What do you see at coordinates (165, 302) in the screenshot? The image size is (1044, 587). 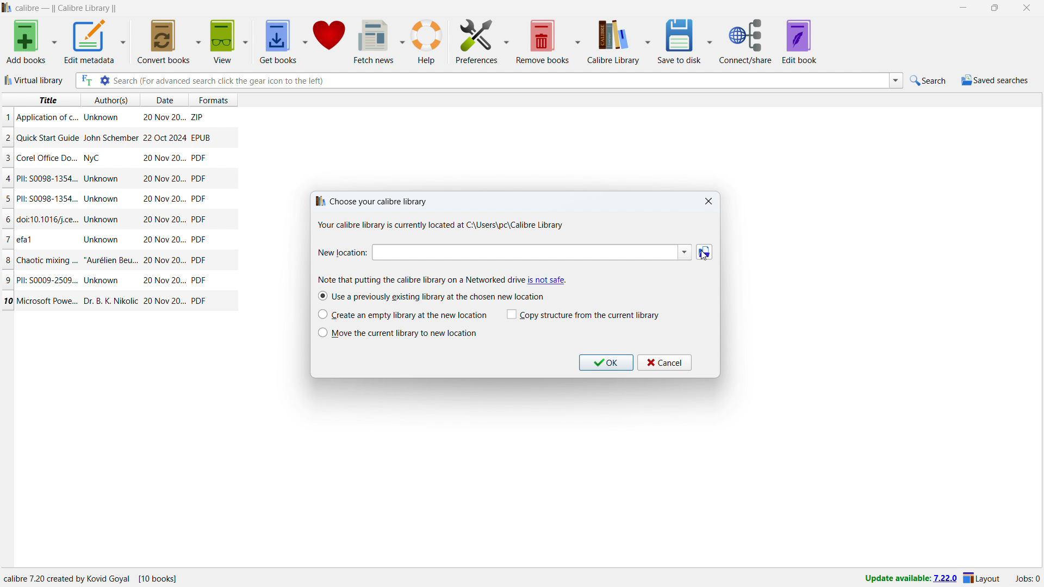 I see `Date` at bounding box center [165, 302].